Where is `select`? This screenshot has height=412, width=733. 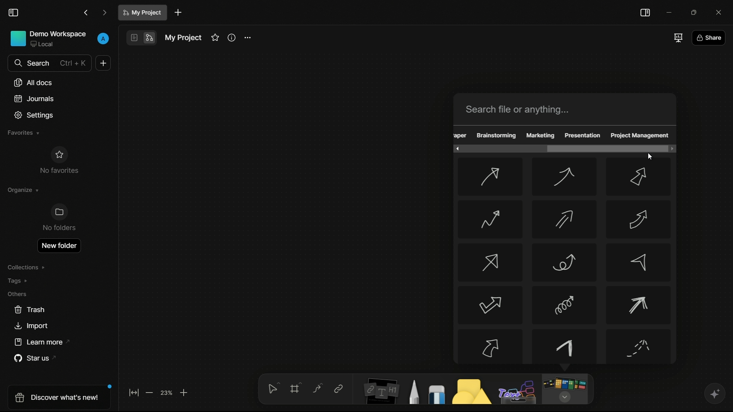
select is located at coordinates (272, 388).